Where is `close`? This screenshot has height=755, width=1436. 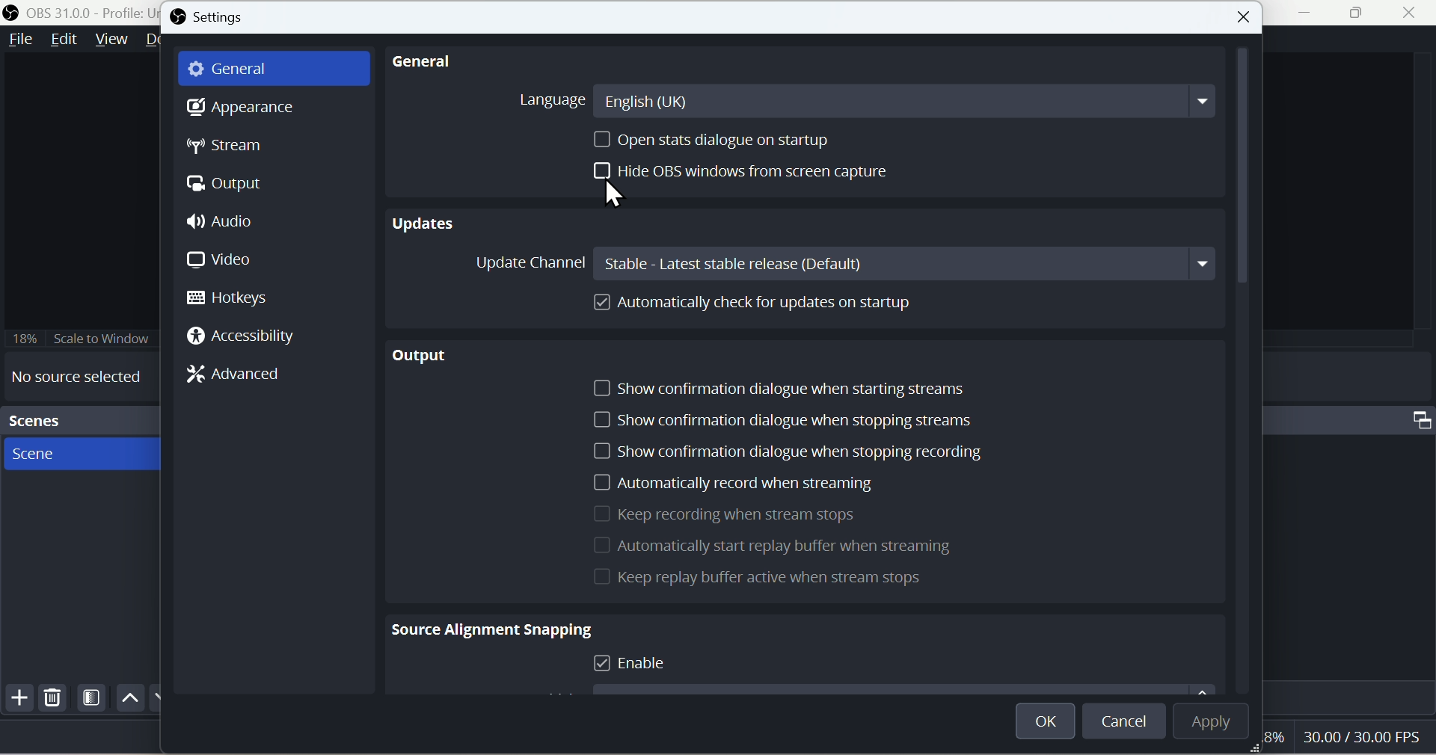
close is located at coordinates (1242, 16).